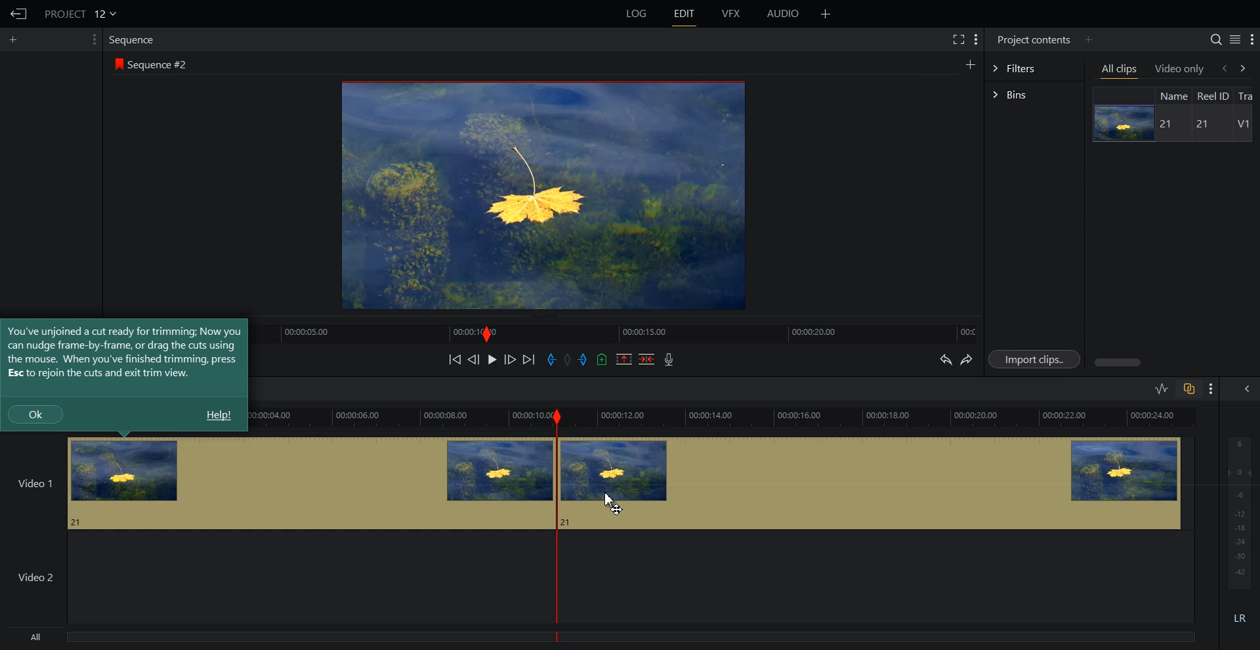 Image resolution: width=1260 pixels, height=650 pixels. I want to click on Cursor, so click(614, 502).